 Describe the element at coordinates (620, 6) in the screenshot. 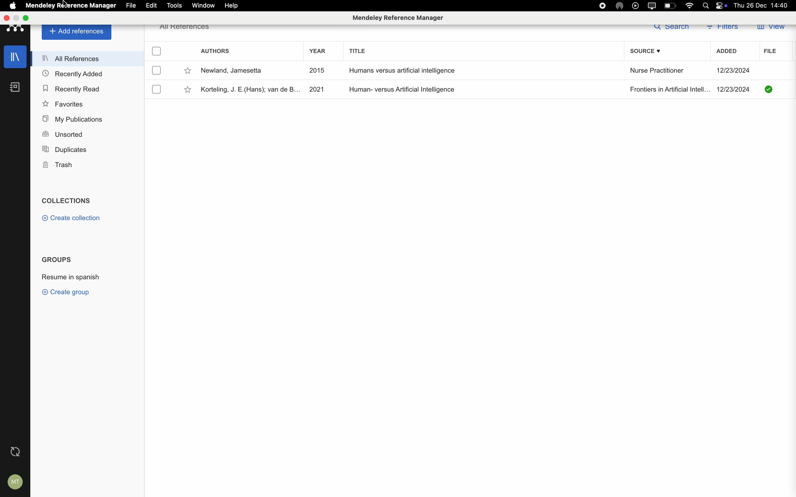

I see `Airdrop` at that location.